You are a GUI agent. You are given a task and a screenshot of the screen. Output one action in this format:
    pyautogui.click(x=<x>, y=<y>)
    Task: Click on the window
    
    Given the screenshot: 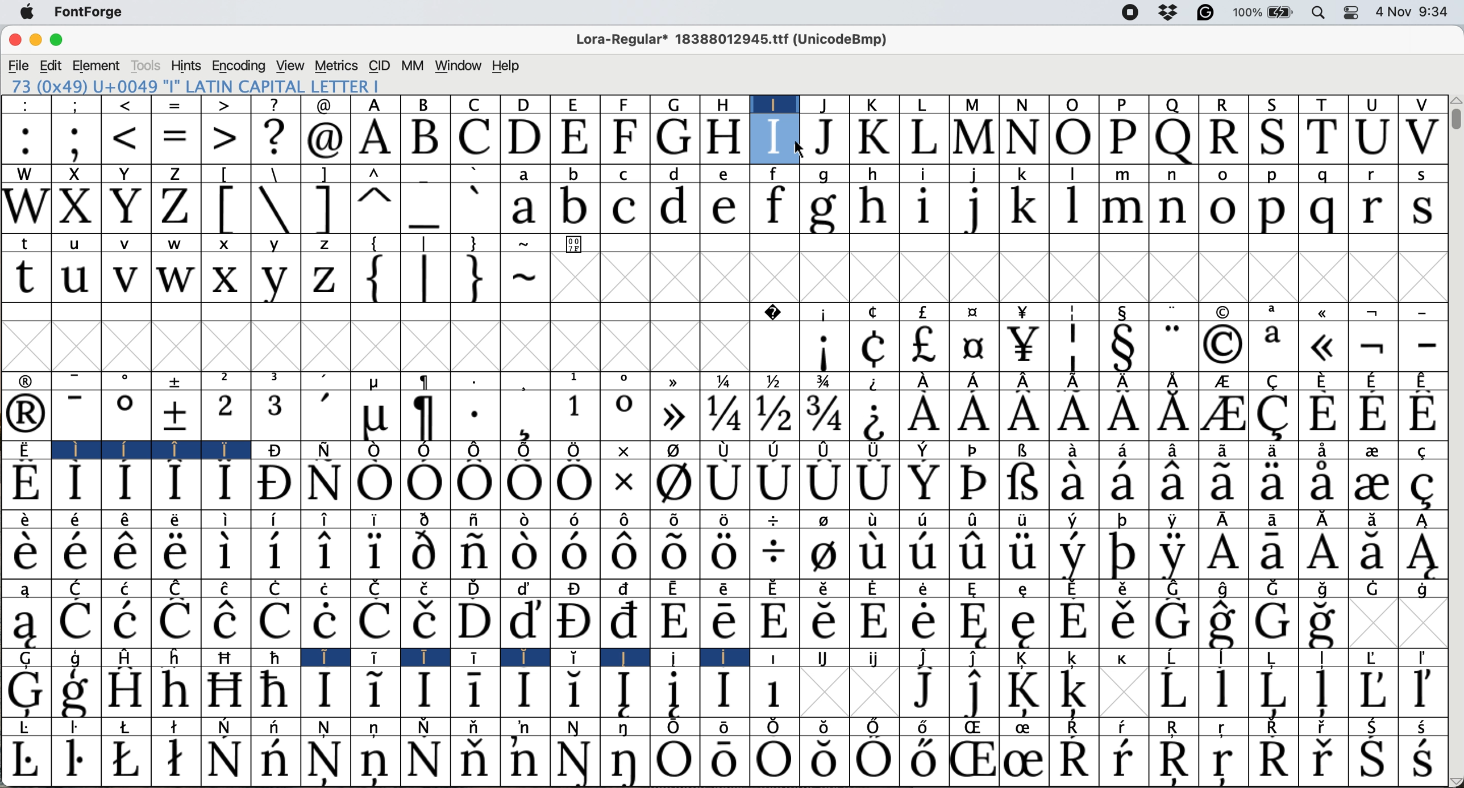 What is the action you would take?
    pyautogui.click(x=459, y=66)
    